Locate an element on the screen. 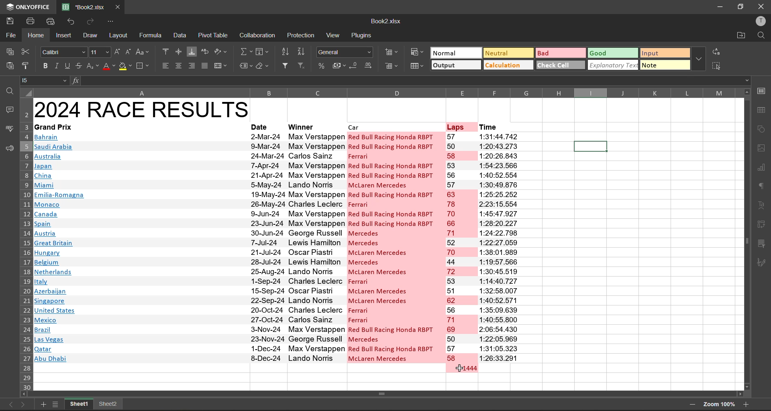  row number is located at coordinates (25, 243).